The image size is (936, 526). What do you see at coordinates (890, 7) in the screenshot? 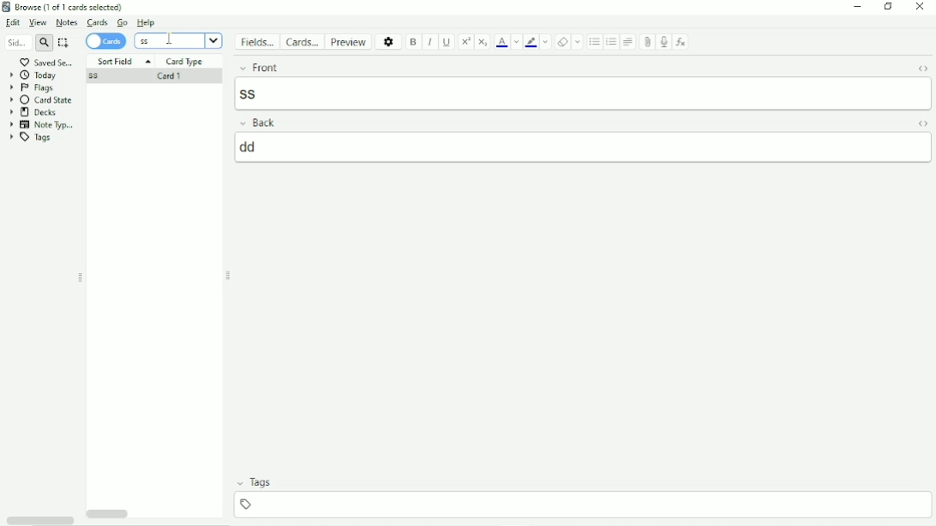
I see `Restore down` at bounding box center [890, 7].